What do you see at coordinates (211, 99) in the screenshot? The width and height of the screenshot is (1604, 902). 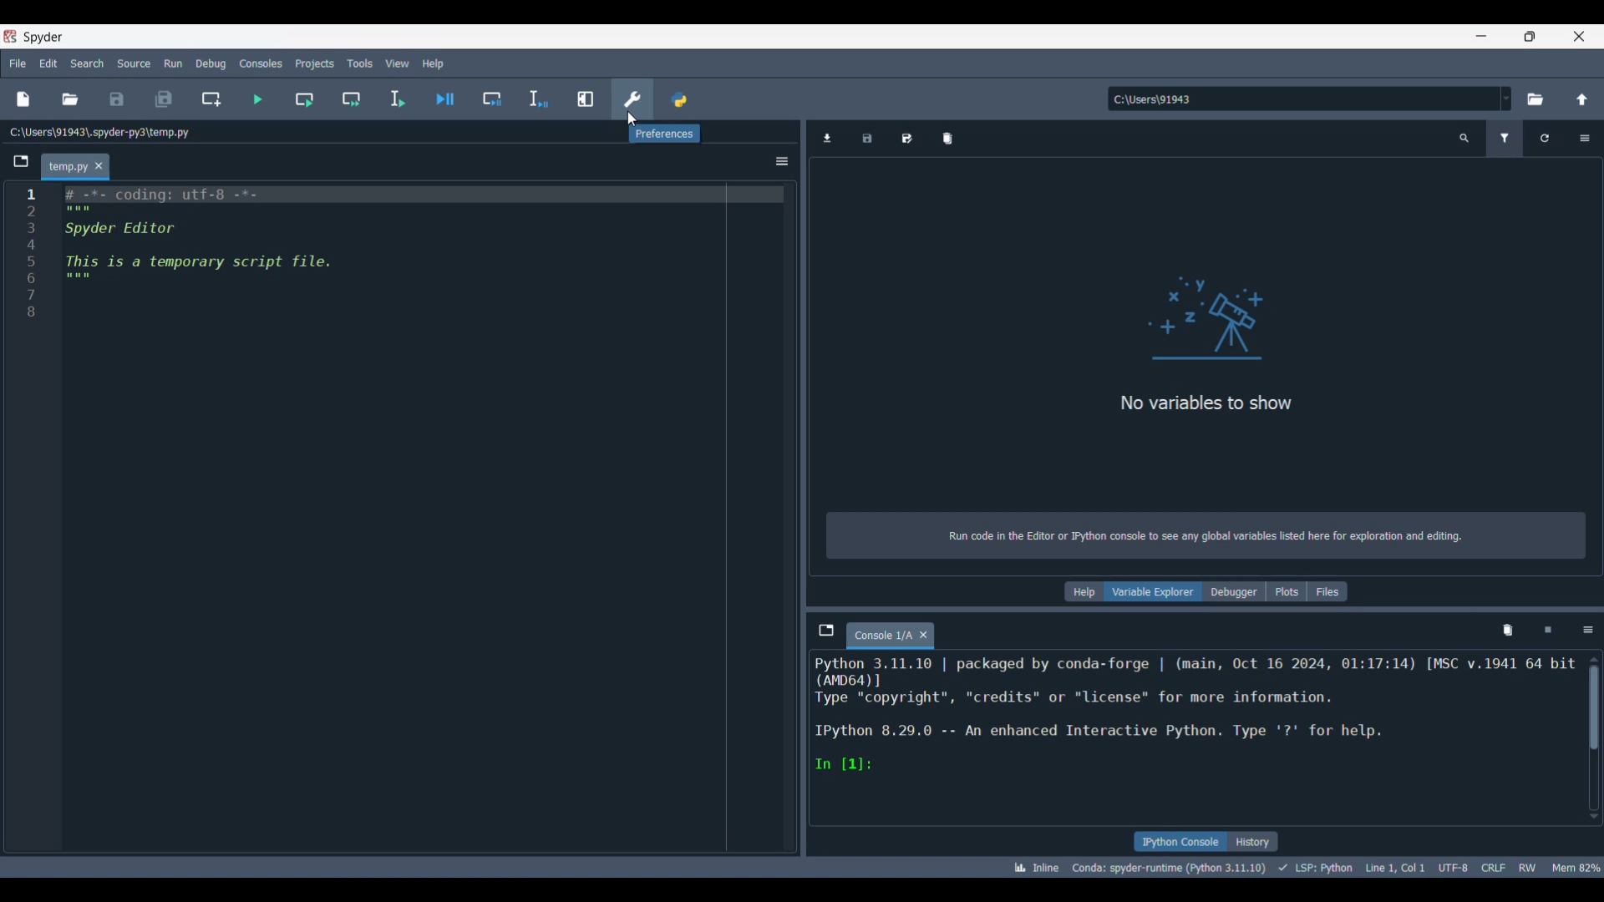 I see `Create new cell at current line` at bounding box center [211, 99].